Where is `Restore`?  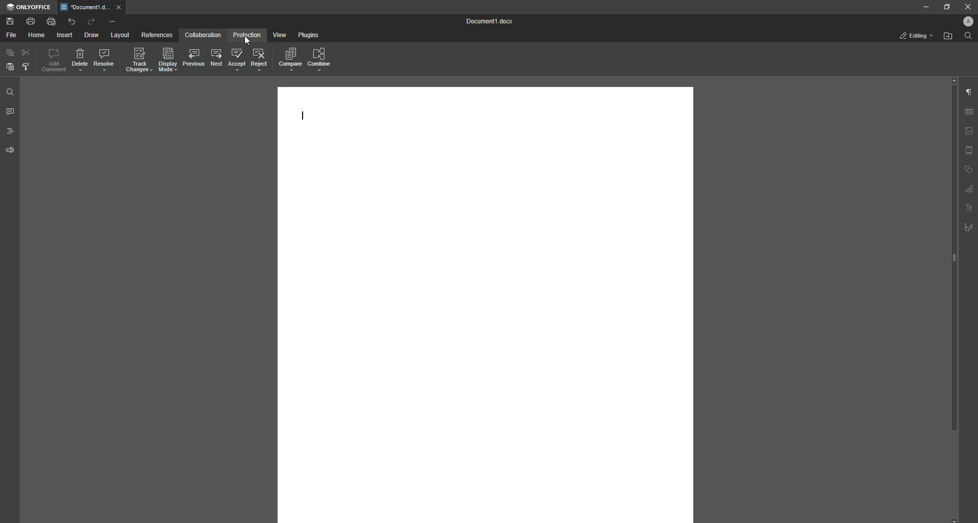
Restore is located at coordinates (946, 7).